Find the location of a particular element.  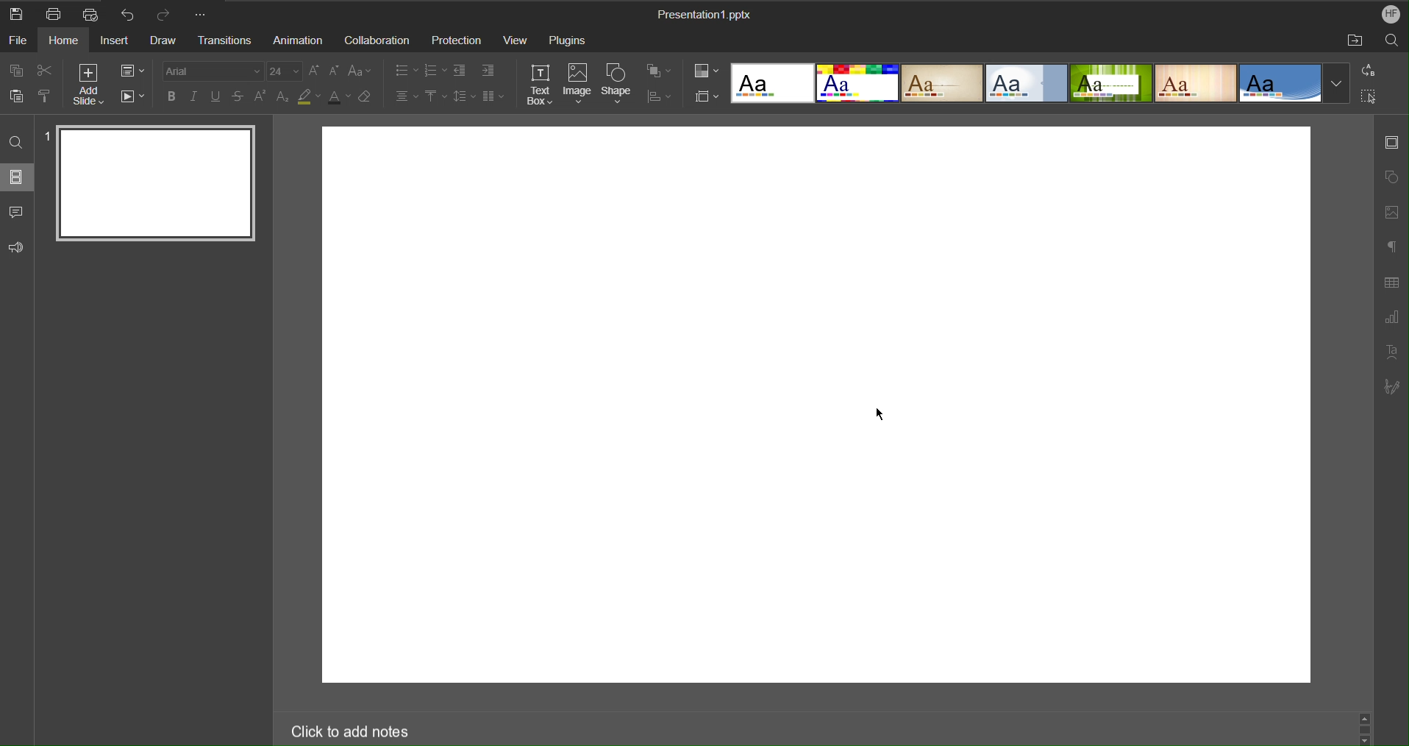

Draw is located at coordinates (162, 41).